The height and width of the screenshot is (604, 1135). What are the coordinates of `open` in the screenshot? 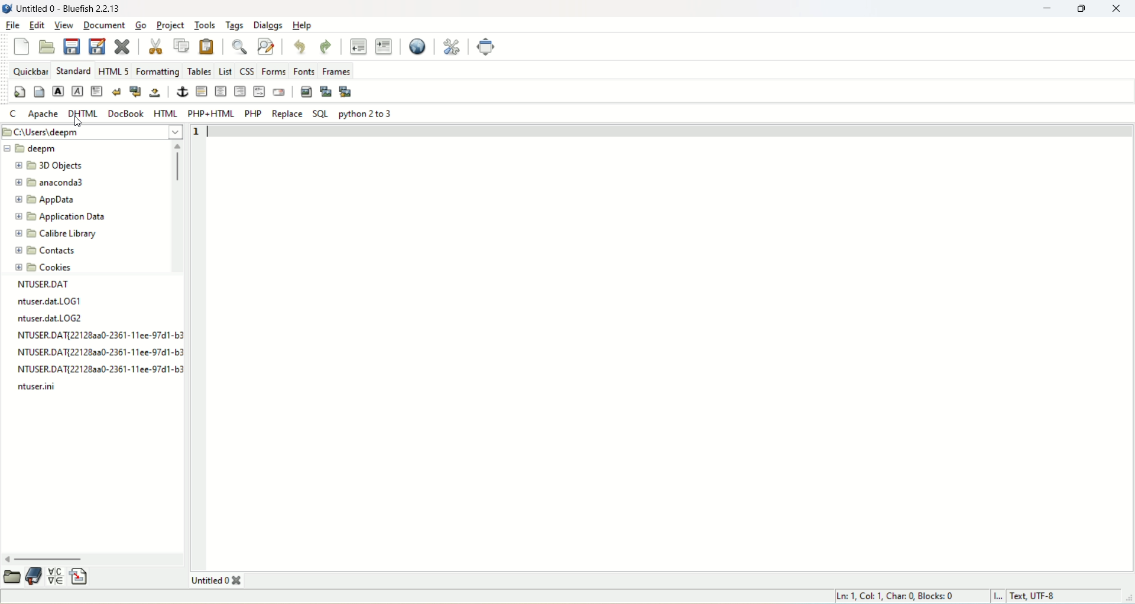 It's located at (12, 579).